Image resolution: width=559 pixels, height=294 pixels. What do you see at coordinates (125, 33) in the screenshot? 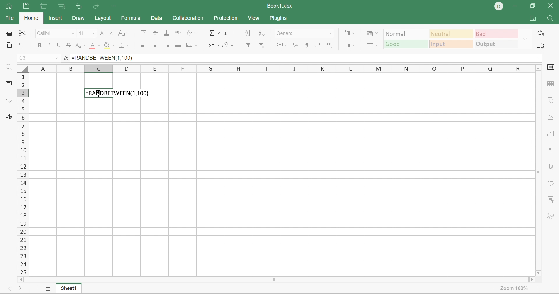
I see `Change case` at bounding box center [125, 33].